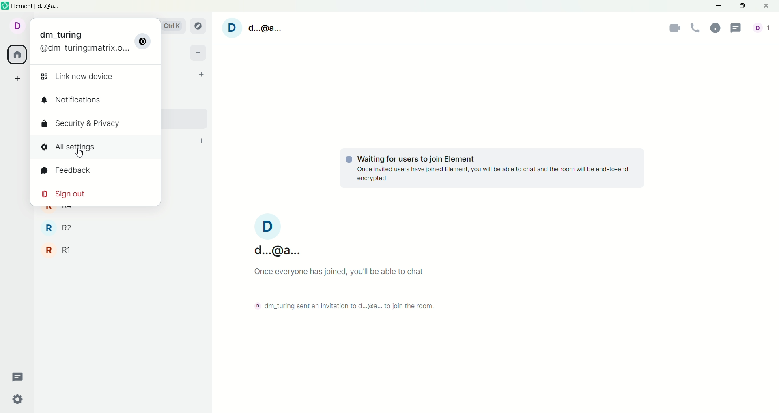 Image resolution: width=779 pixels, height=413 pixels. I want to click on R1, so click(59, 250).